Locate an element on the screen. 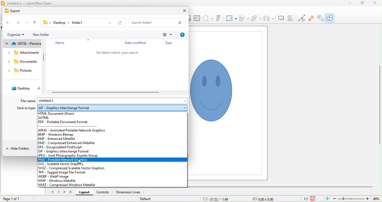  font work text is located at coordinates (218, 19).